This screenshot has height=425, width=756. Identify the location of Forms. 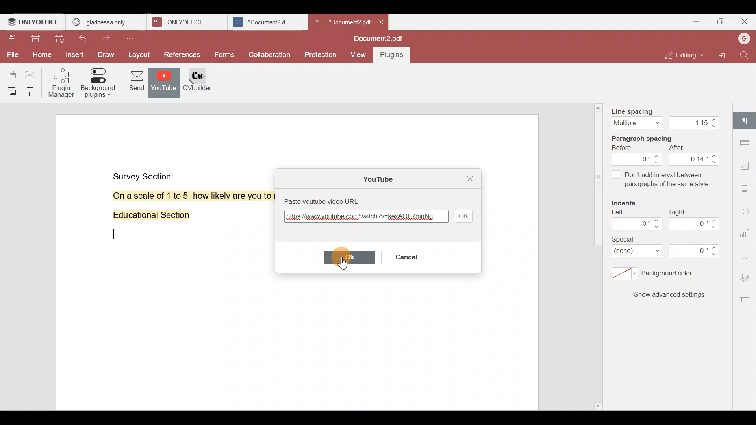
(225, 55).